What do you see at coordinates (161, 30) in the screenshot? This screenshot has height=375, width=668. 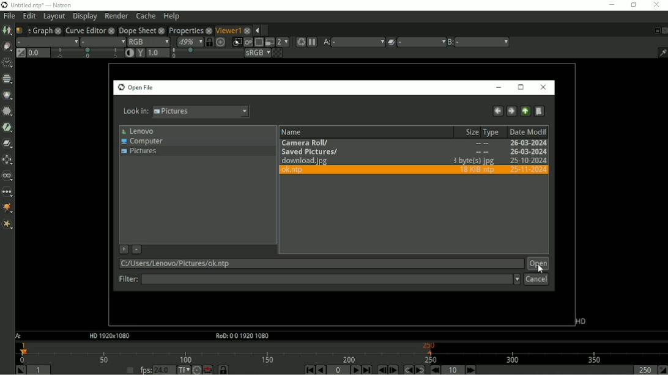 I see `close` at bounding box center [161, 30].